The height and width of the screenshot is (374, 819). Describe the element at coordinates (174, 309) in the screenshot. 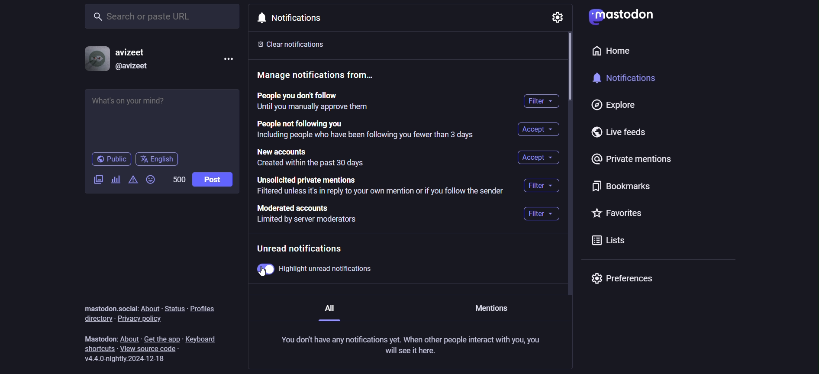

I see `status` at that location.